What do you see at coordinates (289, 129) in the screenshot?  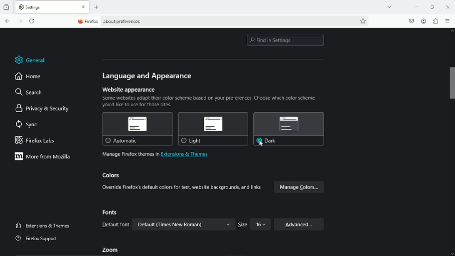 I see `Dark` at bounding box center [289, 129].